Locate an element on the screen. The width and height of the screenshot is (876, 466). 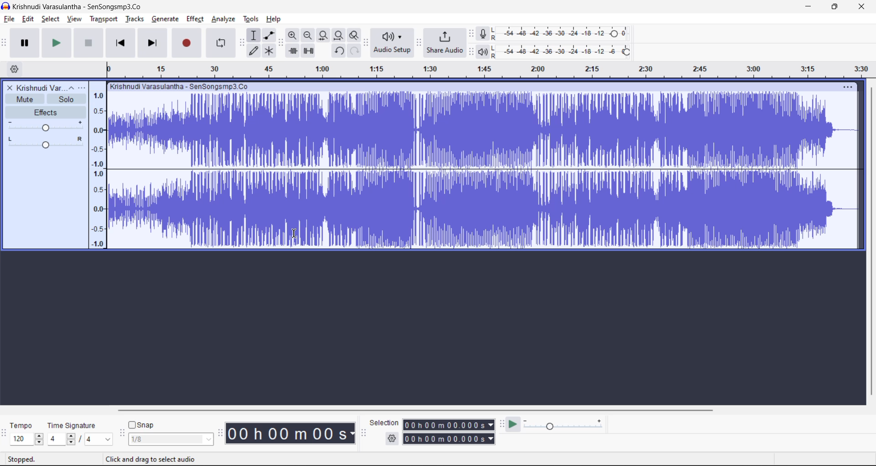
snapping tool bar is located at coordinates (121, 434).